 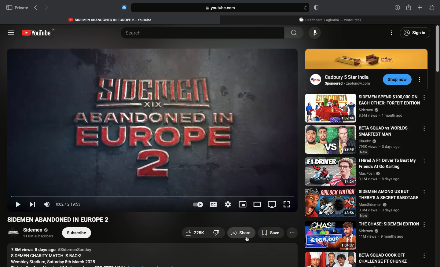 I want to click on Previous page, so click(x=35, y=8).